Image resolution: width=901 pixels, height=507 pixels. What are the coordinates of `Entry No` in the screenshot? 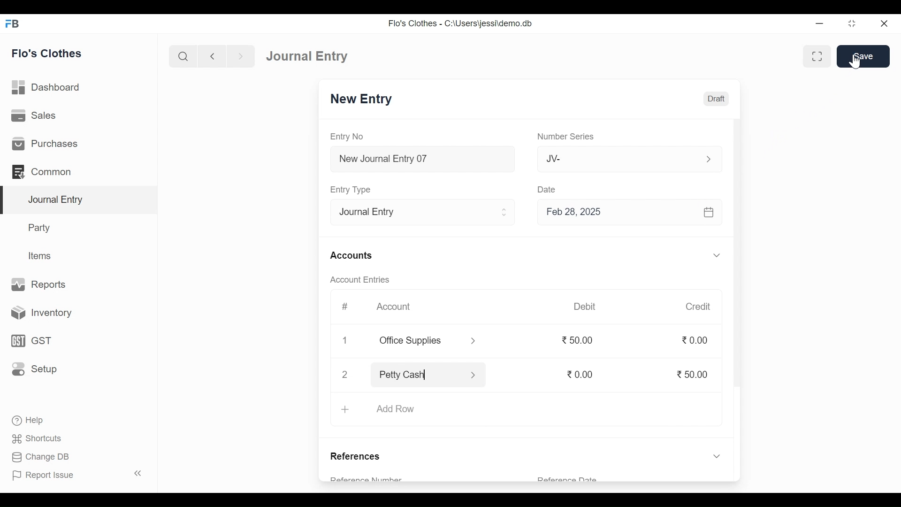 It's located at (347, 136).